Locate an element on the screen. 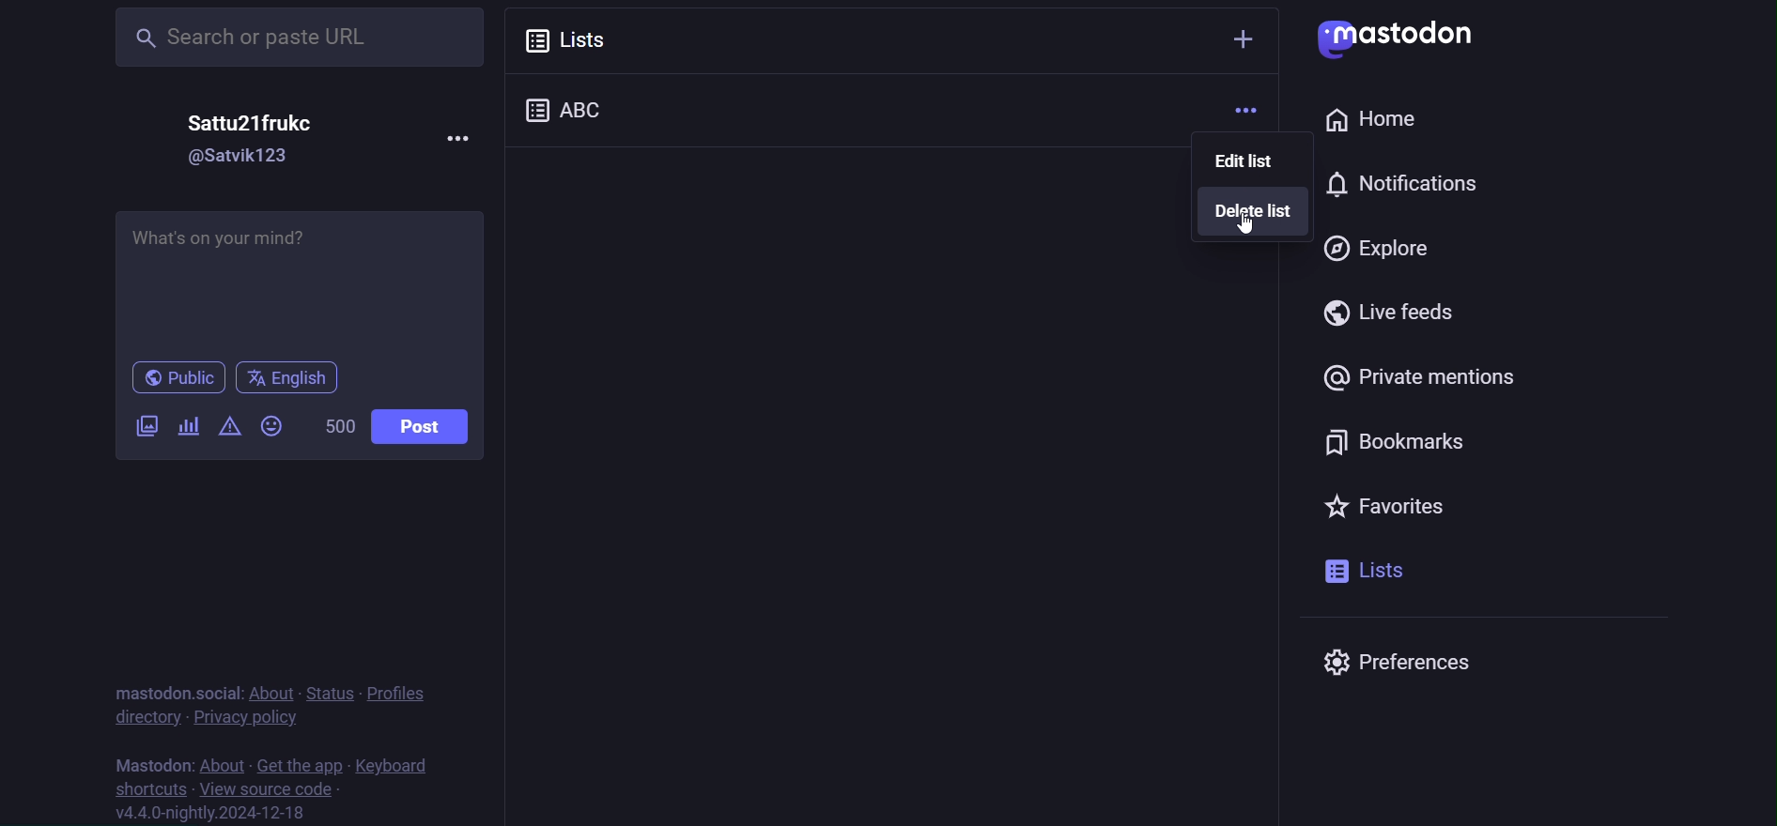  directory is located at coordinates (147, 717).